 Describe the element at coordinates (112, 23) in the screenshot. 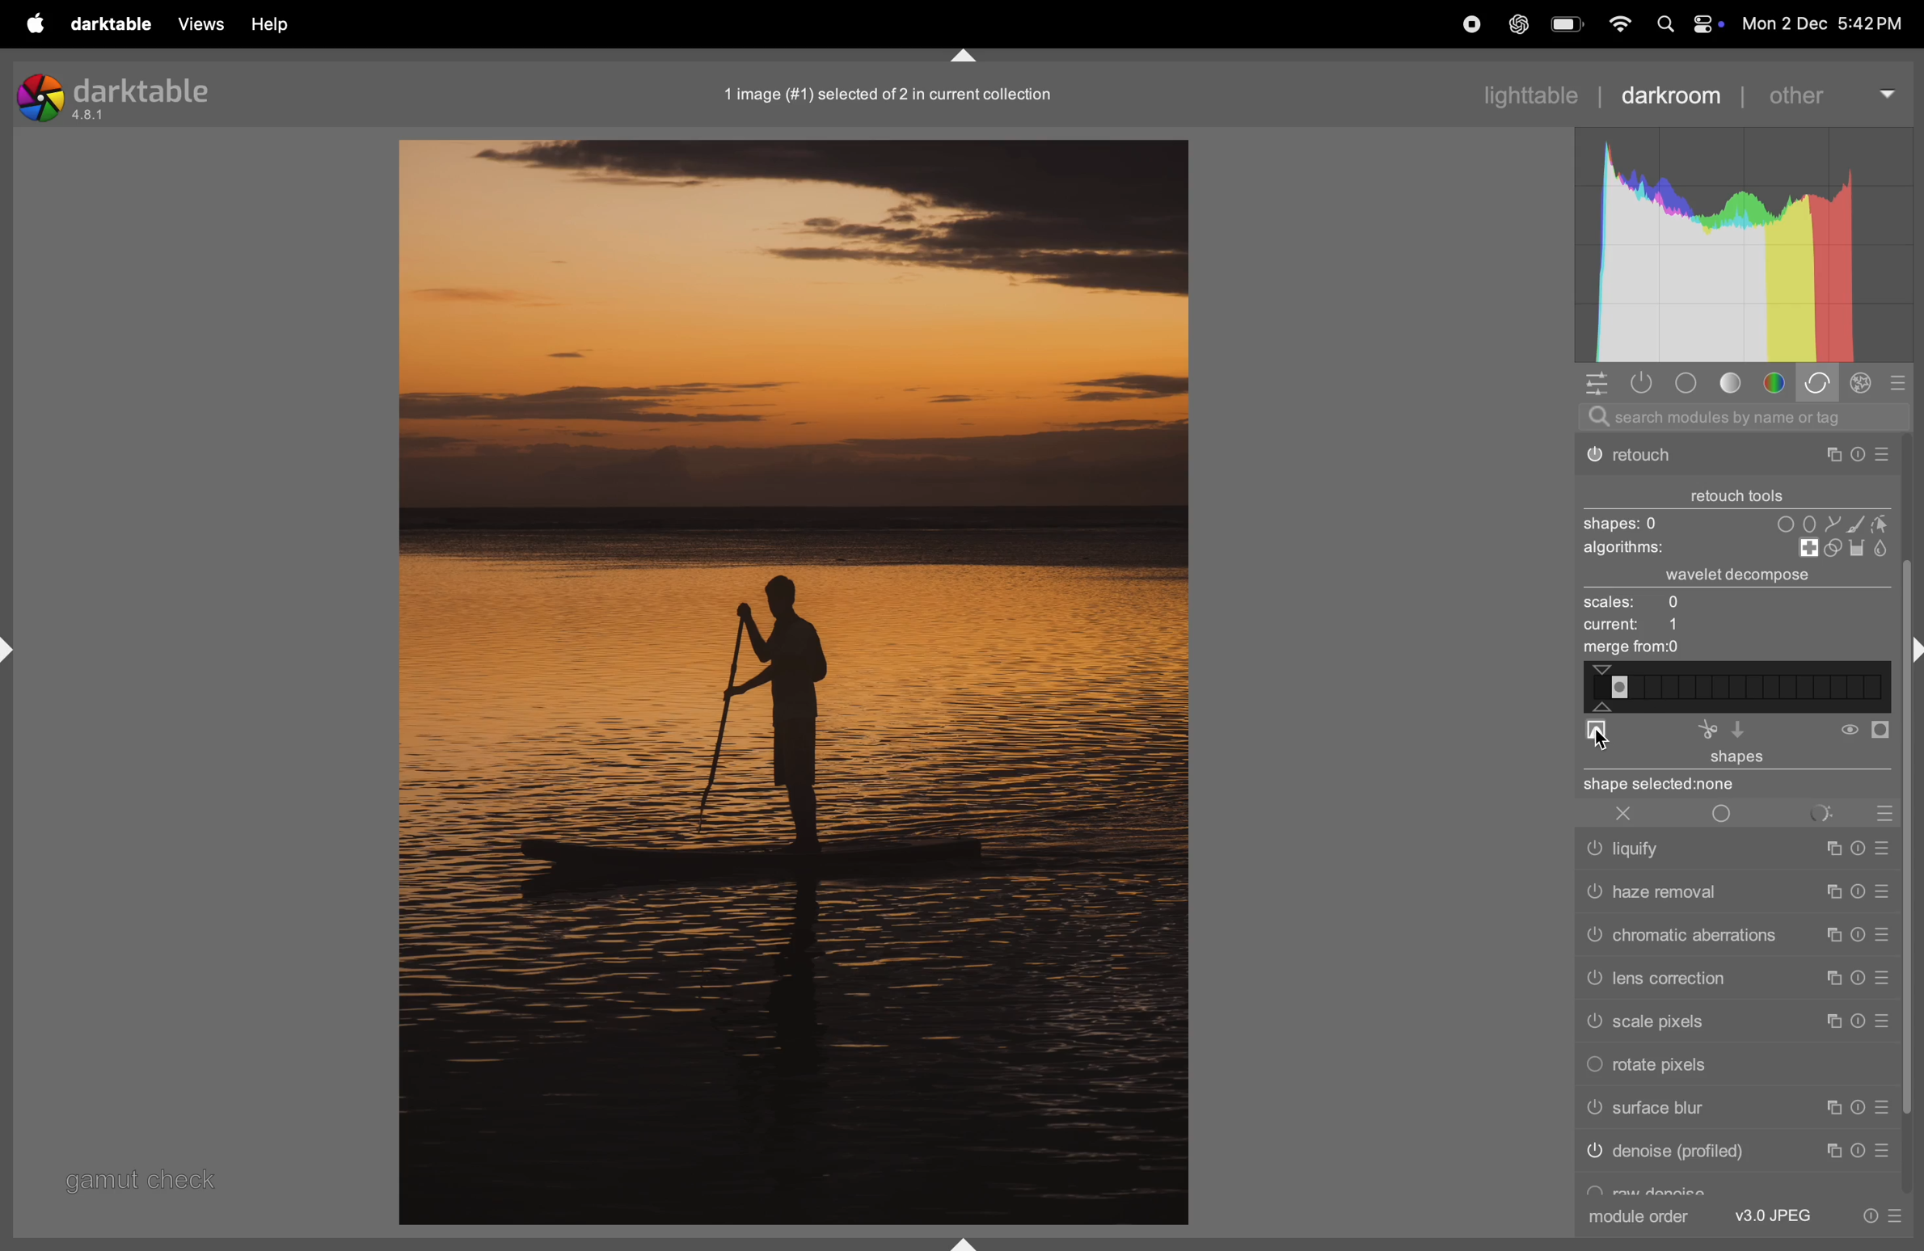

I see `darktable` at that location.